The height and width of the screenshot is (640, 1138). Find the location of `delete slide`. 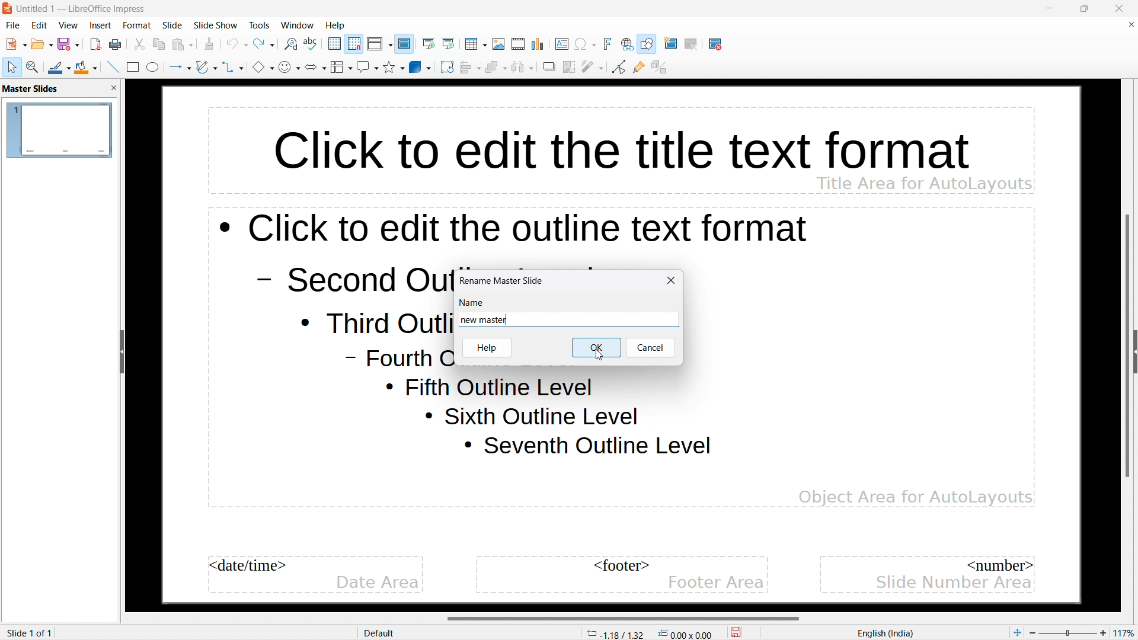

delete slide is located at coordinates (718, 46).